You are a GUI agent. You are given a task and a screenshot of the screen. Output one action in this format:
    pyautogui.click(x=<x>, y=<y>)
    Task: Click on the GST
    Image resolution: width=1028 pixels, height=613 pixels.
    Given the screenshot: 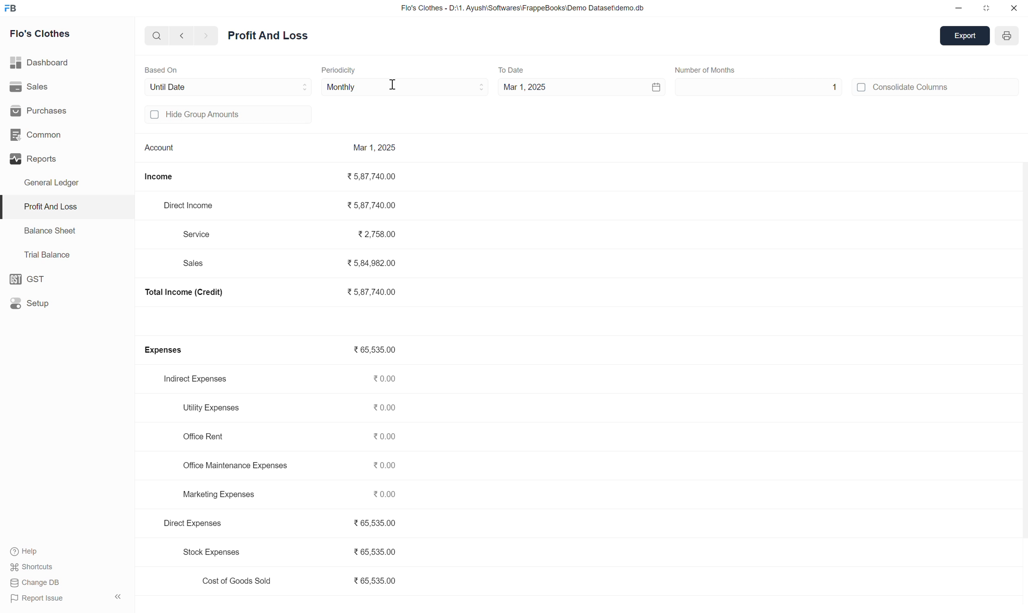 What is the action you would take?
    pyautogui.click(x=35, y=278)
    